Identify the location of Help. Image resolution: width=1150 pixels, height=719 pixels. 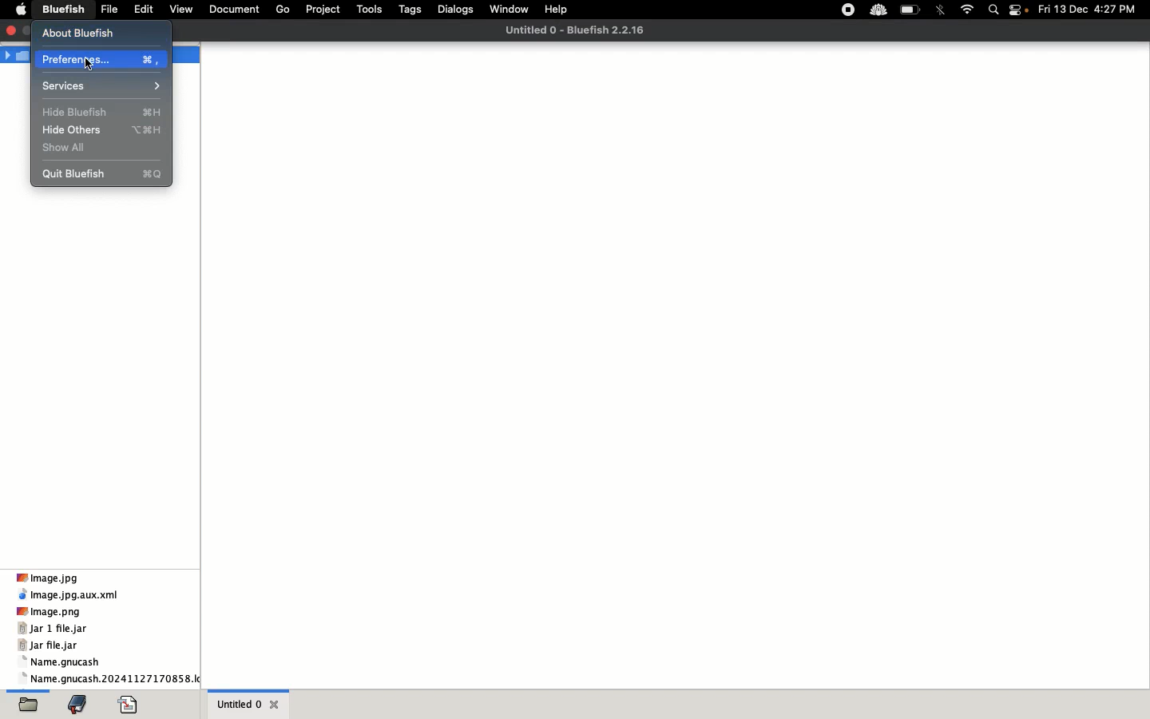
(555, 10).